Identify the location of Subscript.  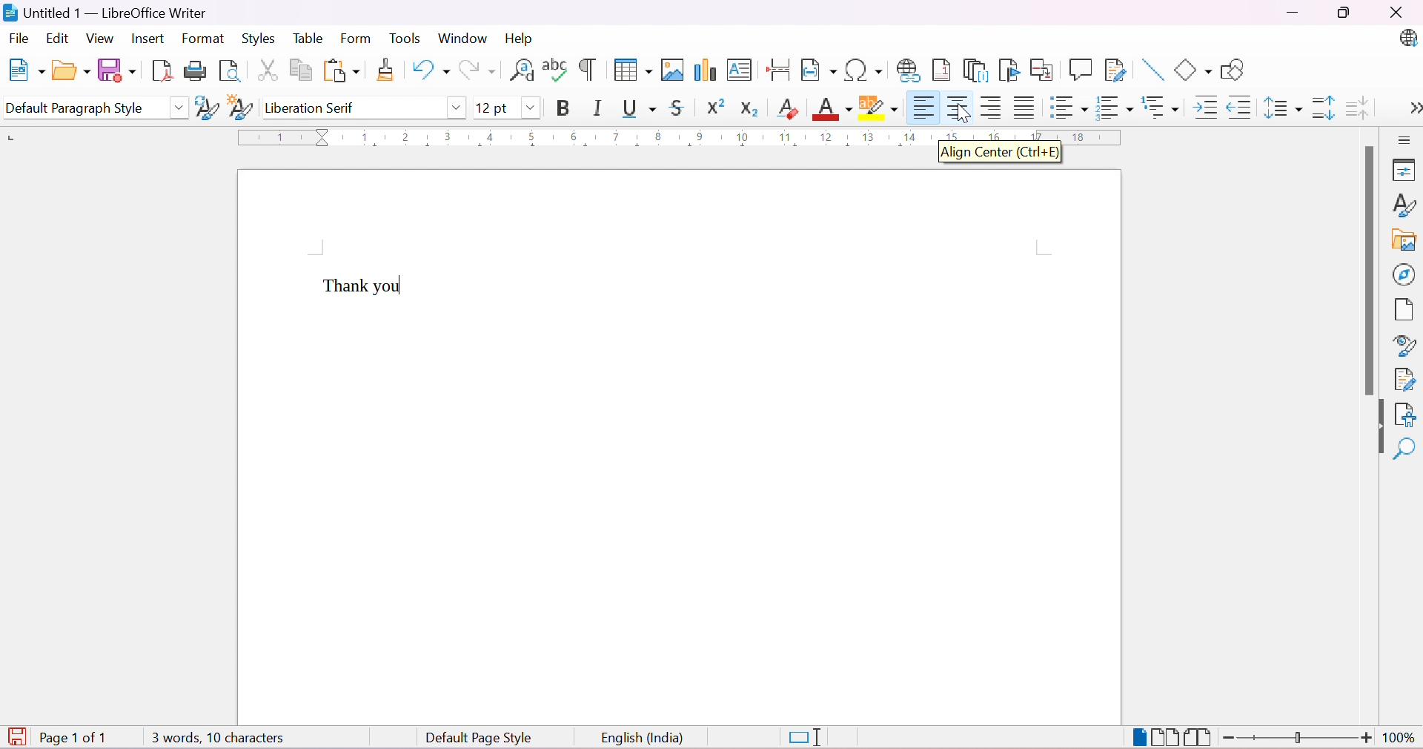
(749, 109).